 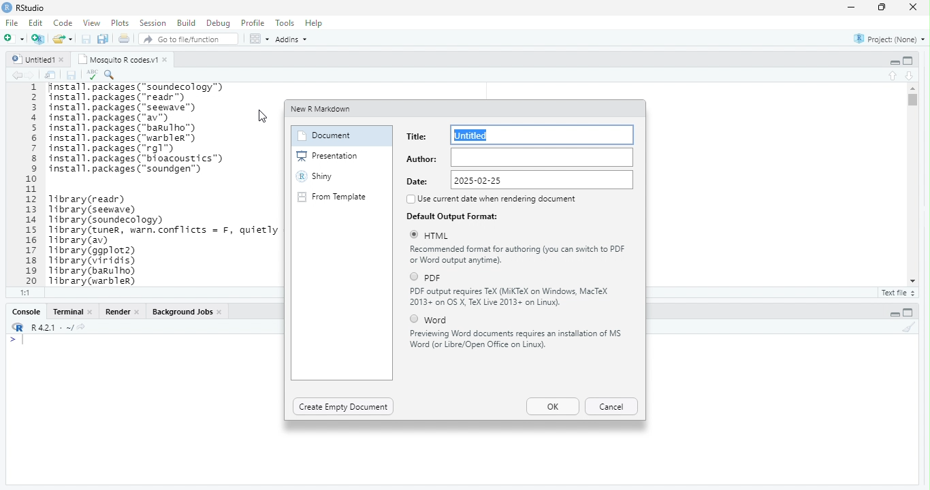 I want to click on full view, so click(x=908, y=312).